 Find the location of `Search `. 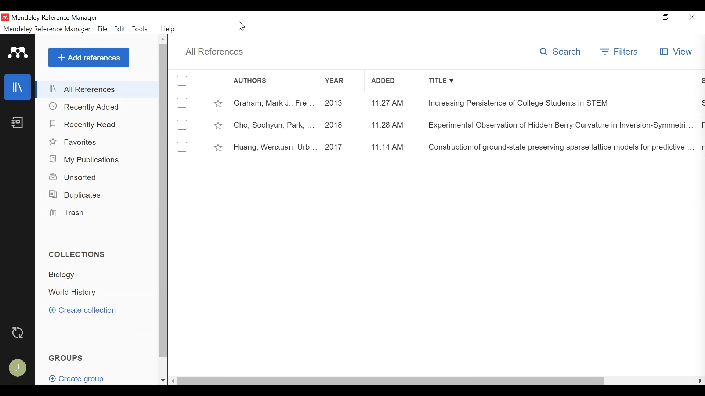

Search  is located at coordinates (561, 52).